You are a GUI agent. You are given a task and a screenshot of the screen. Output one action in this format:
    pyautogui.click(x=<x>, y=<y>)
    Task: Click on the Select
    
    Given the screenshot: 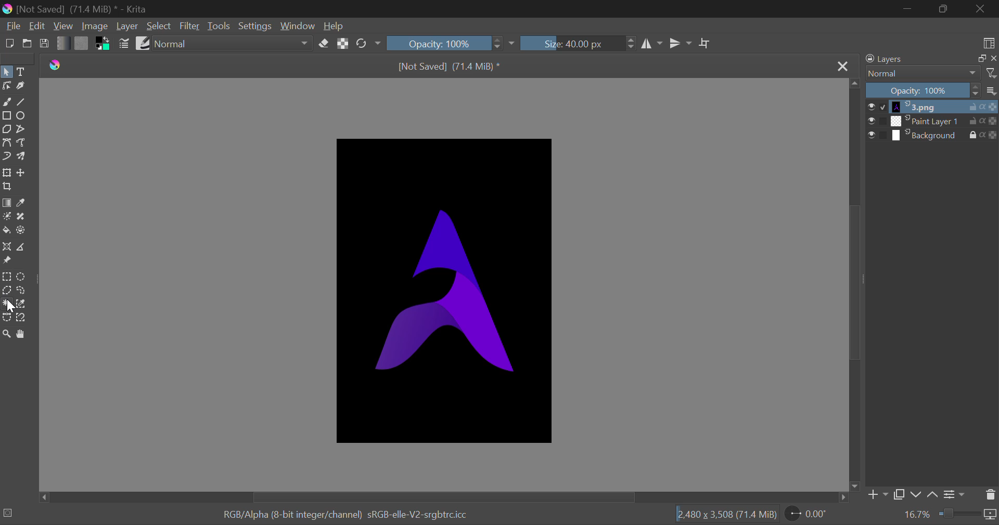 What is the action you would take?
    pyautogui.click(x=159, y=26)
    